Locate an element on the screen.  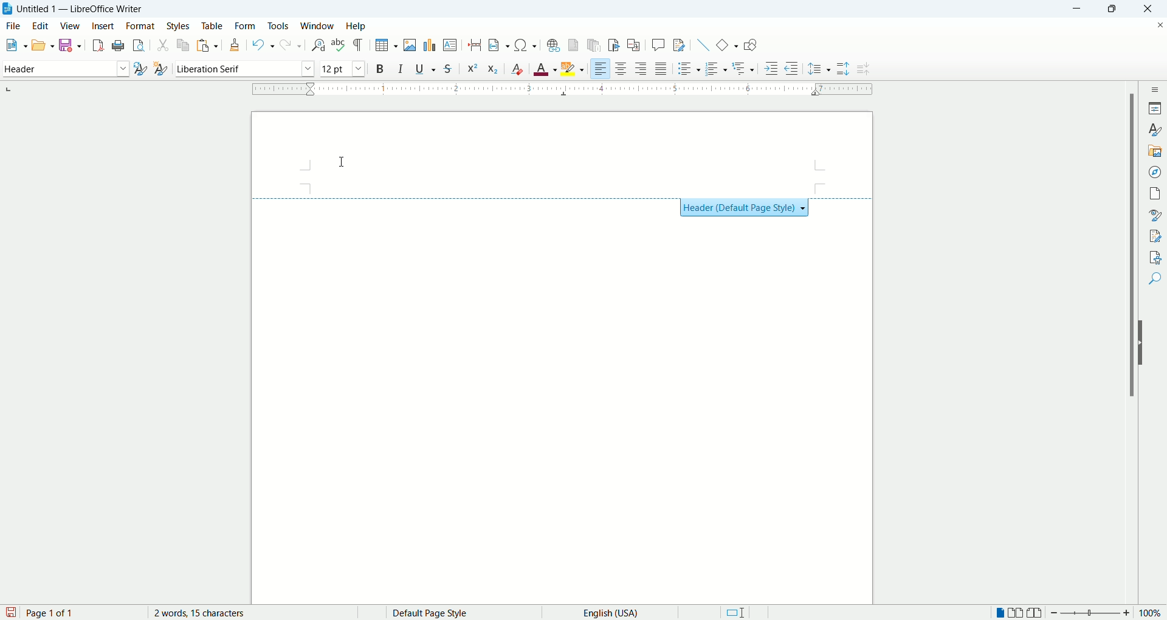
track changes is located at coordinates (678, 46).